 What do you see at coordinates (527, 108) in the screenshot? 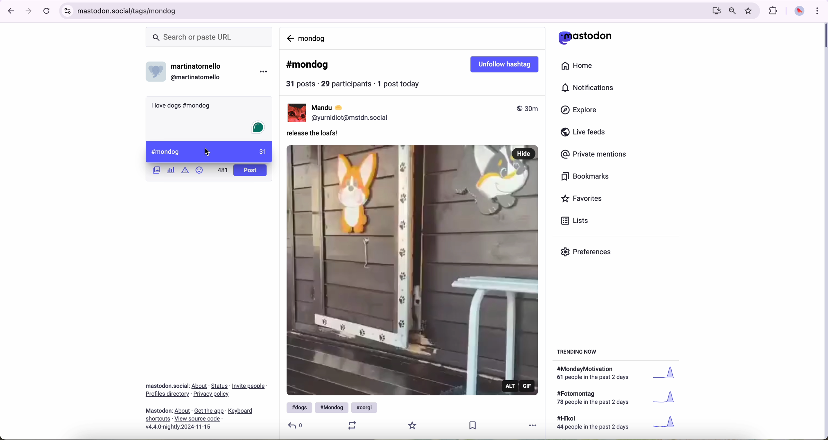
I see `published 30m ago` at bounding box center [527, 108].